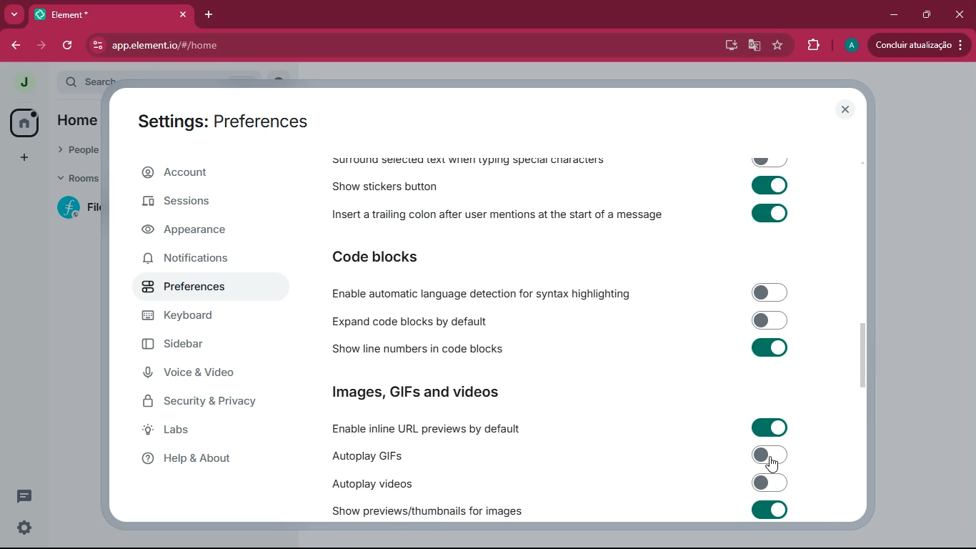 The height and width of the screenshot is (549, 976). I want to click on Enable inline URL previews by default, so click(557, 427).